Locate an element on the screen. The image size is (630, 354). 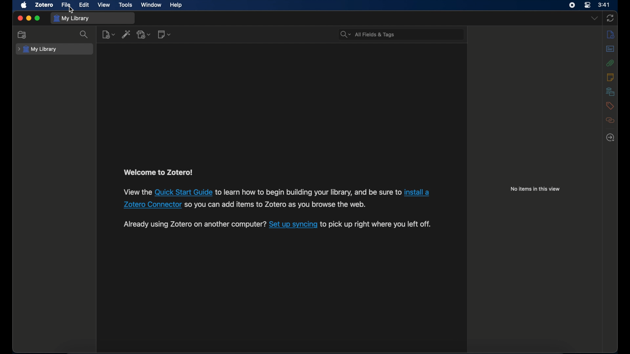
notes is located at coordinates (610, 77).